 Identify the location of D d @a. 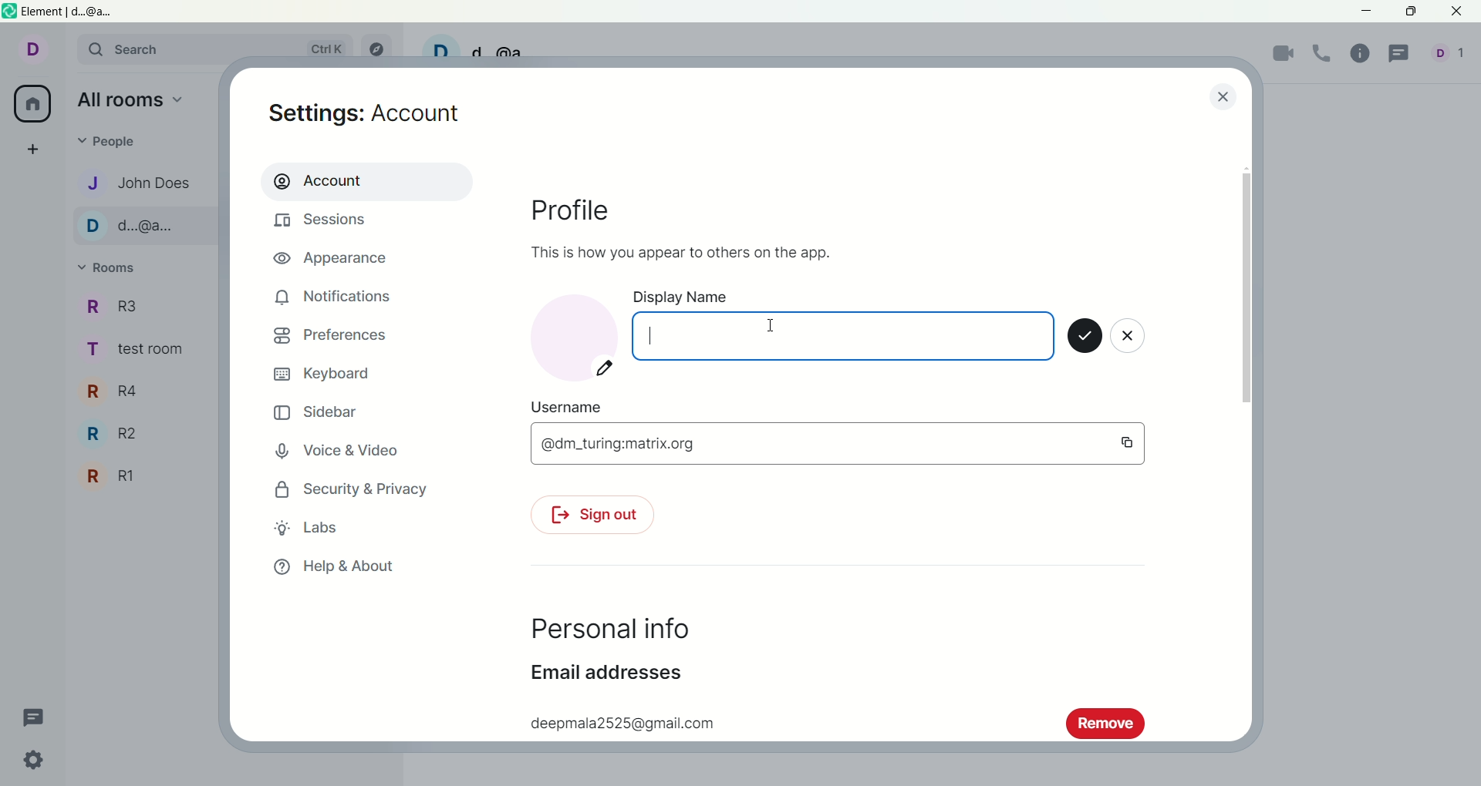
(484, 46).